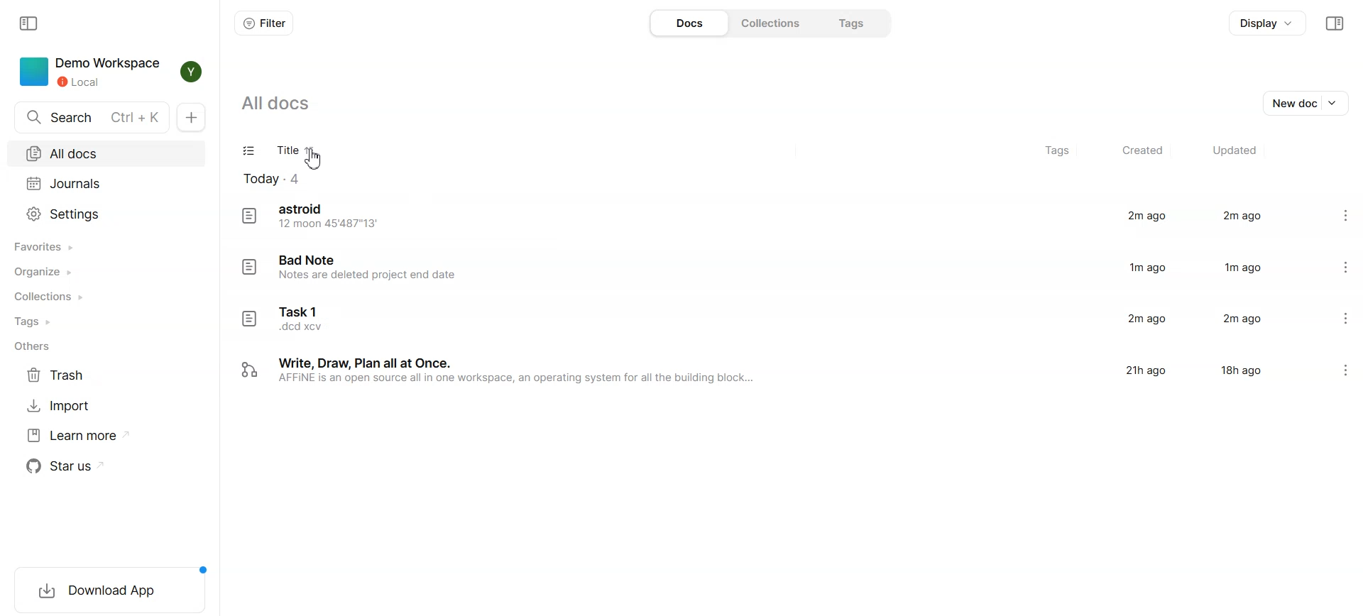  I want to click on Settings, so click(1347, 265).